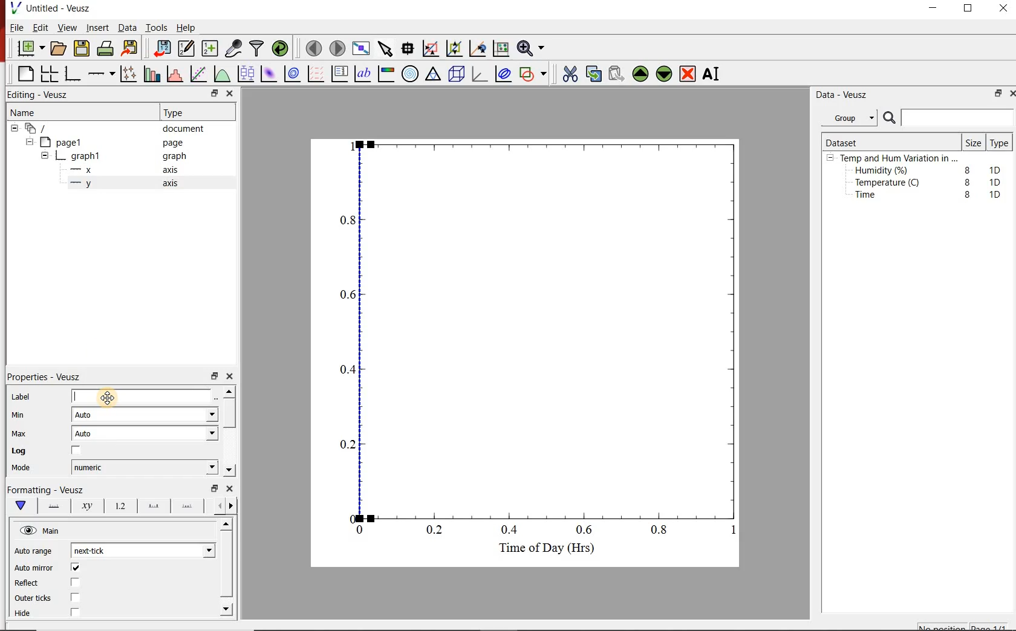 The height and width of the screenshot is (631, 1016). Describe the element at coordinates (131, 48) in the screenshot. I see `Export to graphics format` at that location.